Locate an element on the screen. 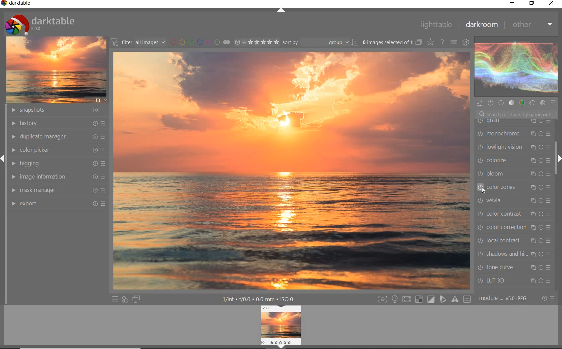  tone curve is located at coordinates (514, 267).